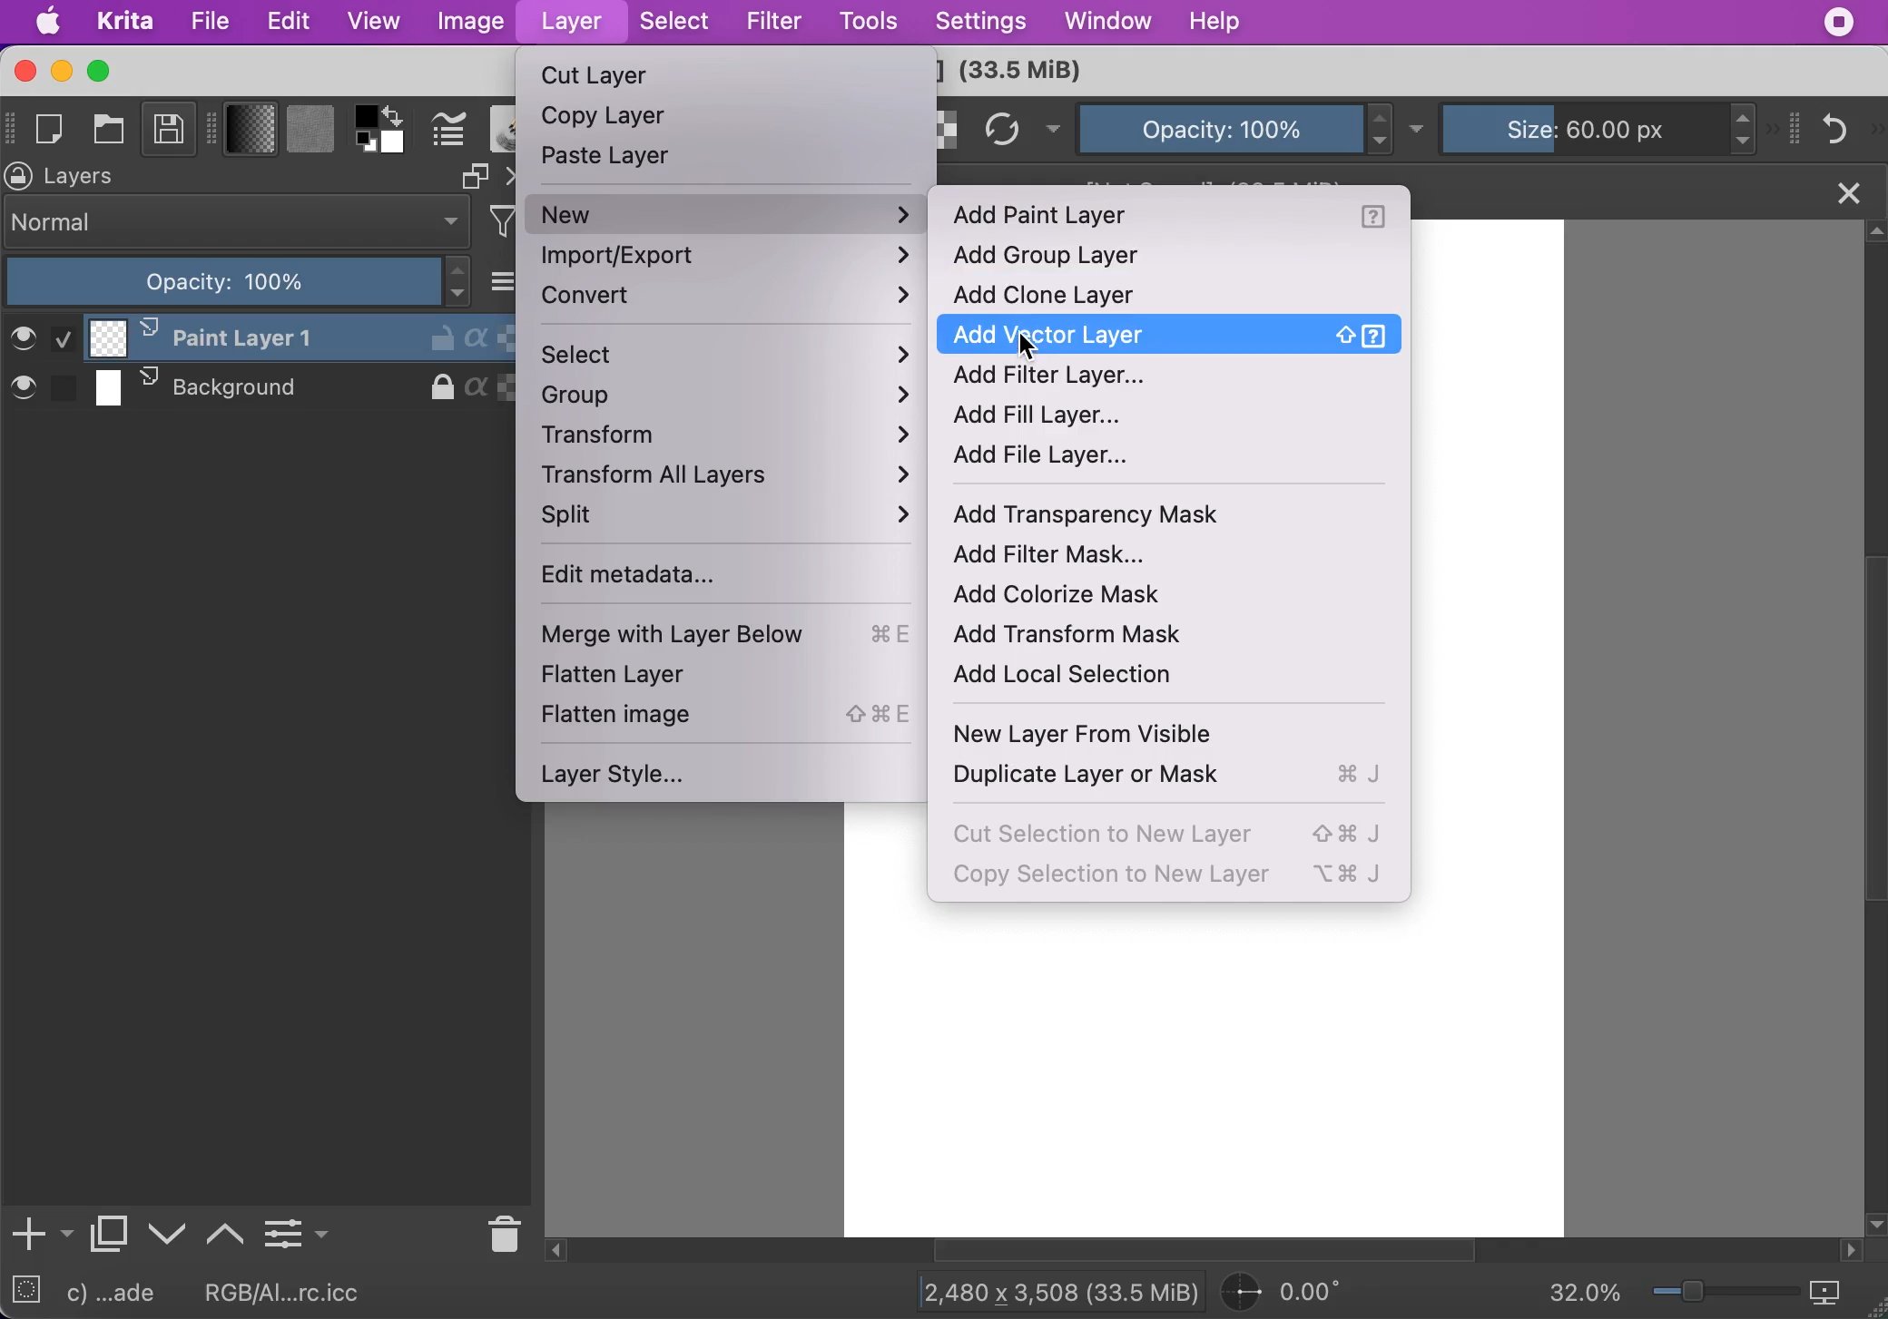 The height and width of the screenshot is (1319, 1888). Describe the element at coordinates (448, 131) in the screenshot. I see `edit brush settings` at that location.